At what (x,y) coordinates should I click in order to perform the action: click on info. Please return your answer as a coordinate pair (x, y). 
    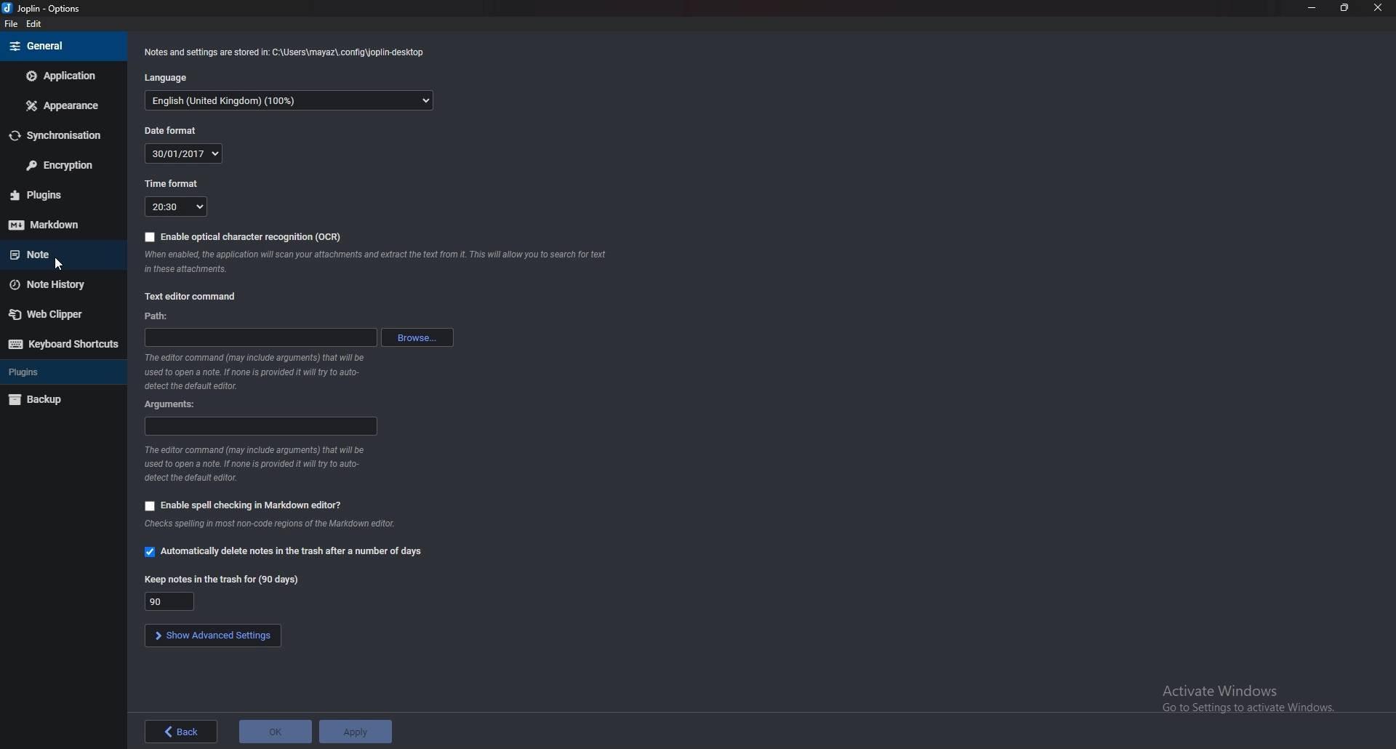
    Looking at the image, I should click on (284, 50).